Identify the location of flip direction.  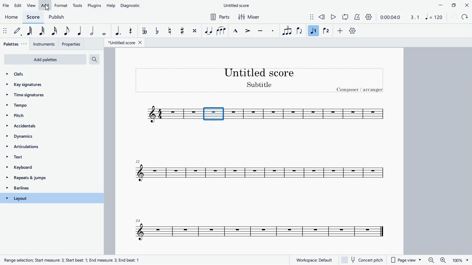
(300, 31).